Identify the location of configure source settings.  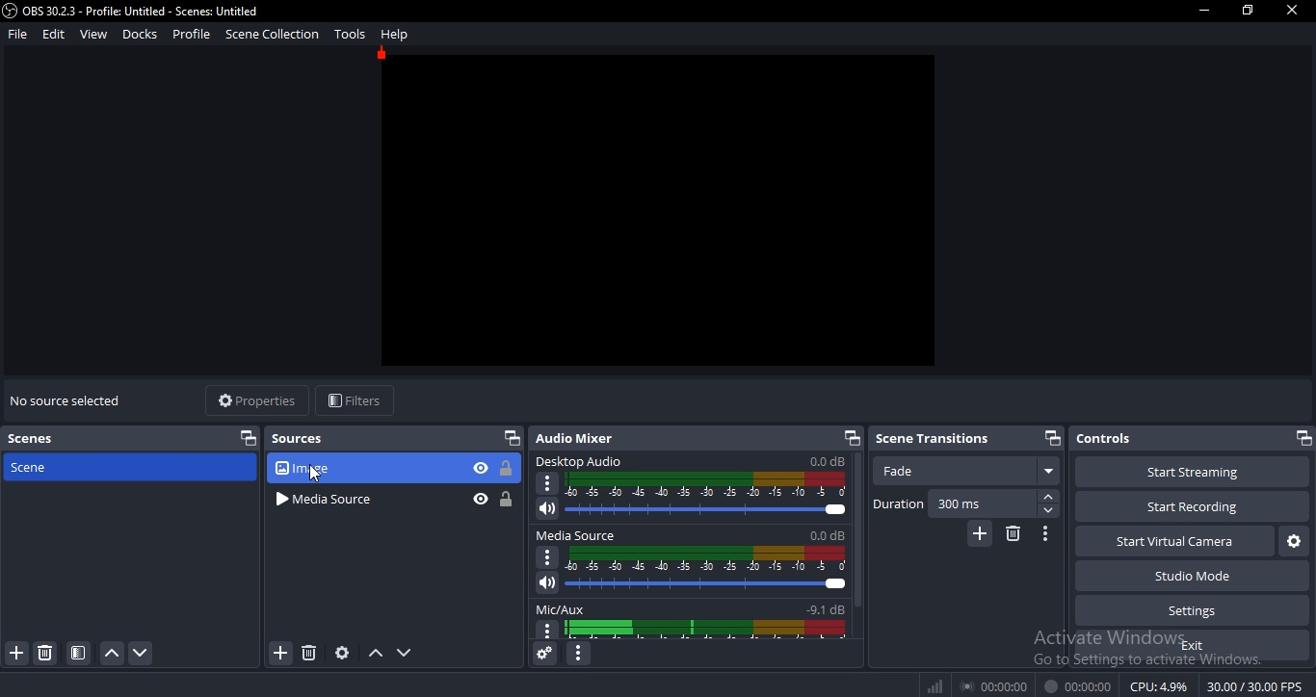
(341, 653).